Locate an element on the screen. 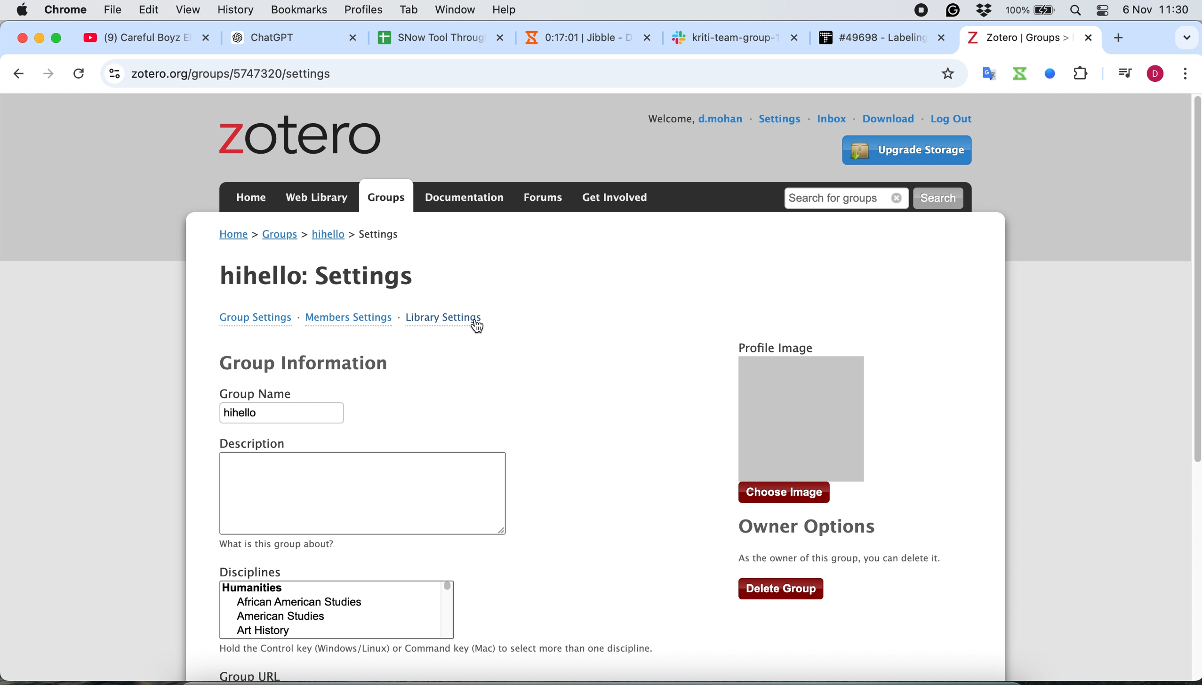  edit is located at coordinates (152, 10).